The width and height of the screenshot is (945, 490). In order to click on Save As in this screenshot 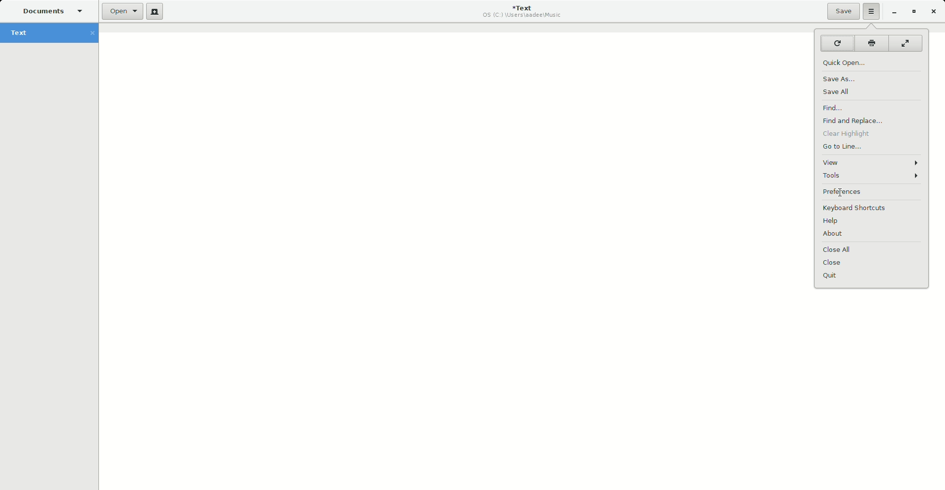, I will do `click(841, 79)`.